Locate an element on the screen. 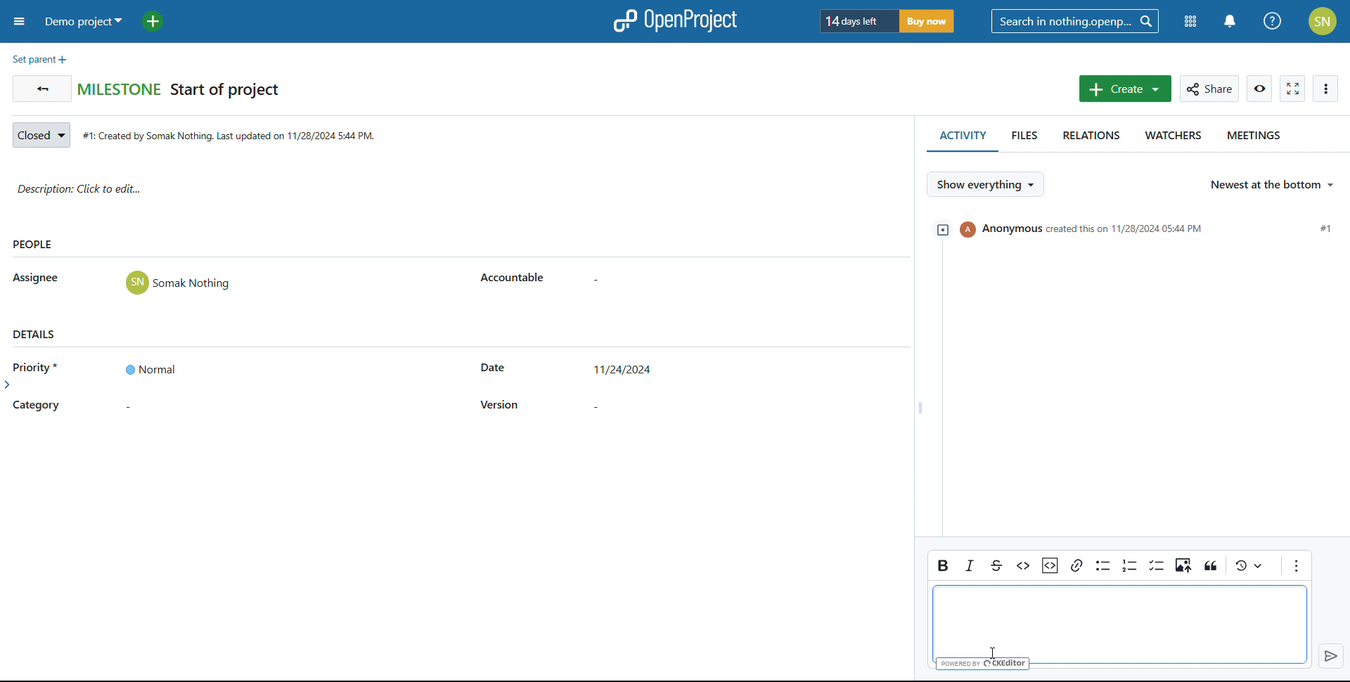  demo project is located at coordinates (84, 21).